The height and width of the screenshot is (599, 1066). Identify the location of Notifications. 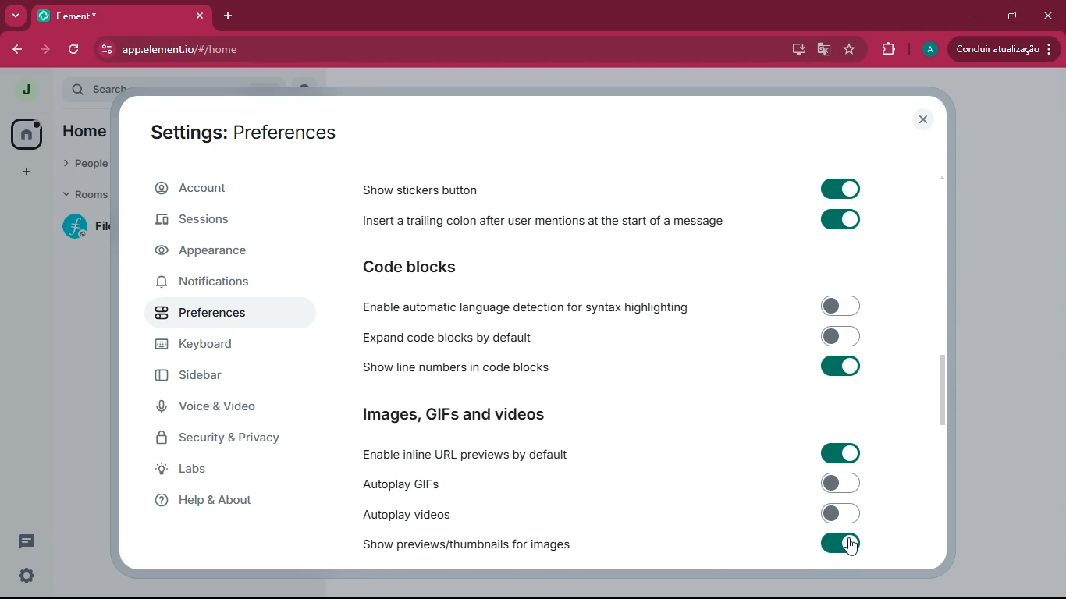
(210, 287).